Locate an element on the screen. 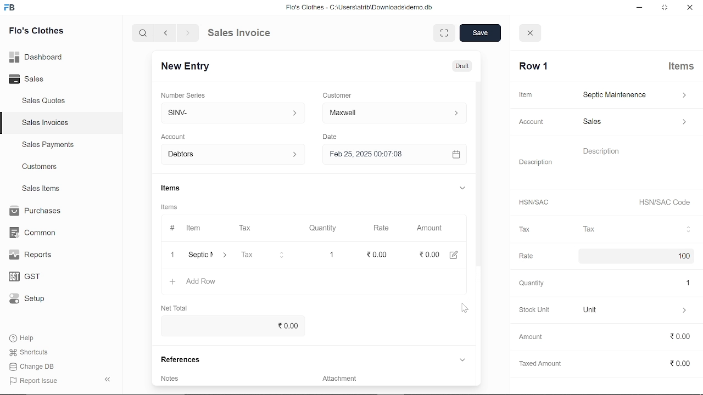 The width and height of the screenshot is (703, 395). close is located at coordinates (531, 33).